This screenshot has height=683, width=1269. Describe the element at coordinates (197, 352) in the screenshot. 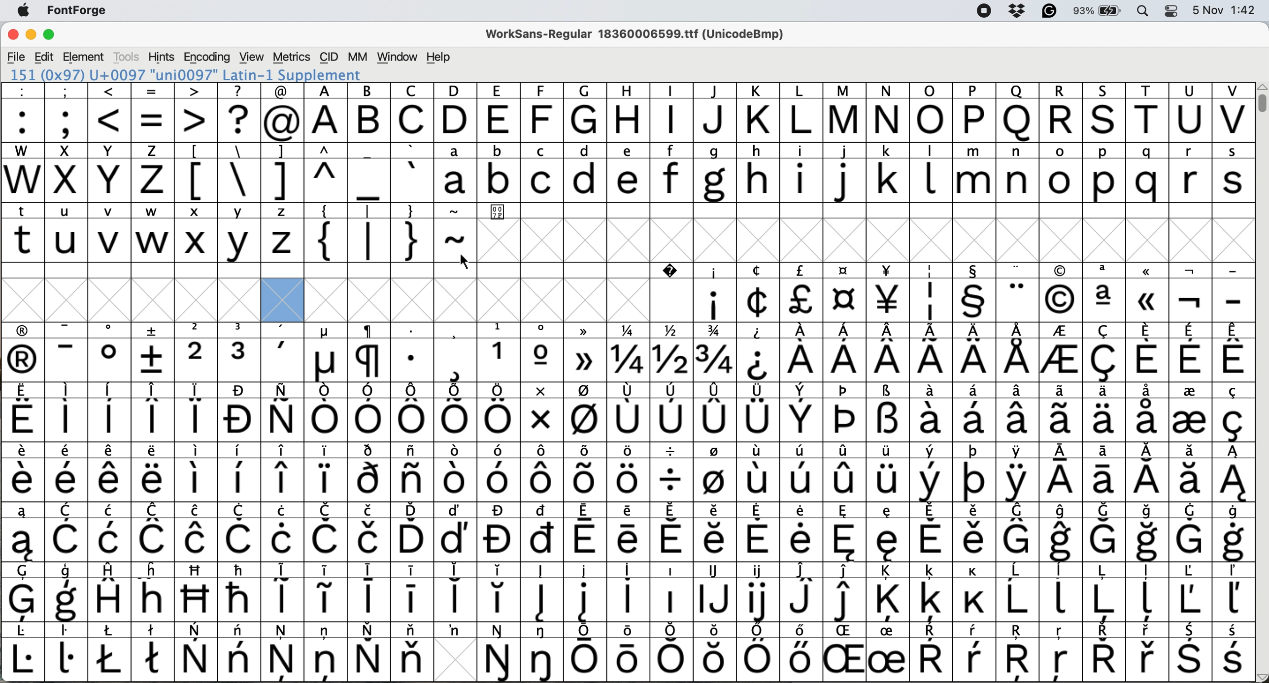

I see `2` at that location.